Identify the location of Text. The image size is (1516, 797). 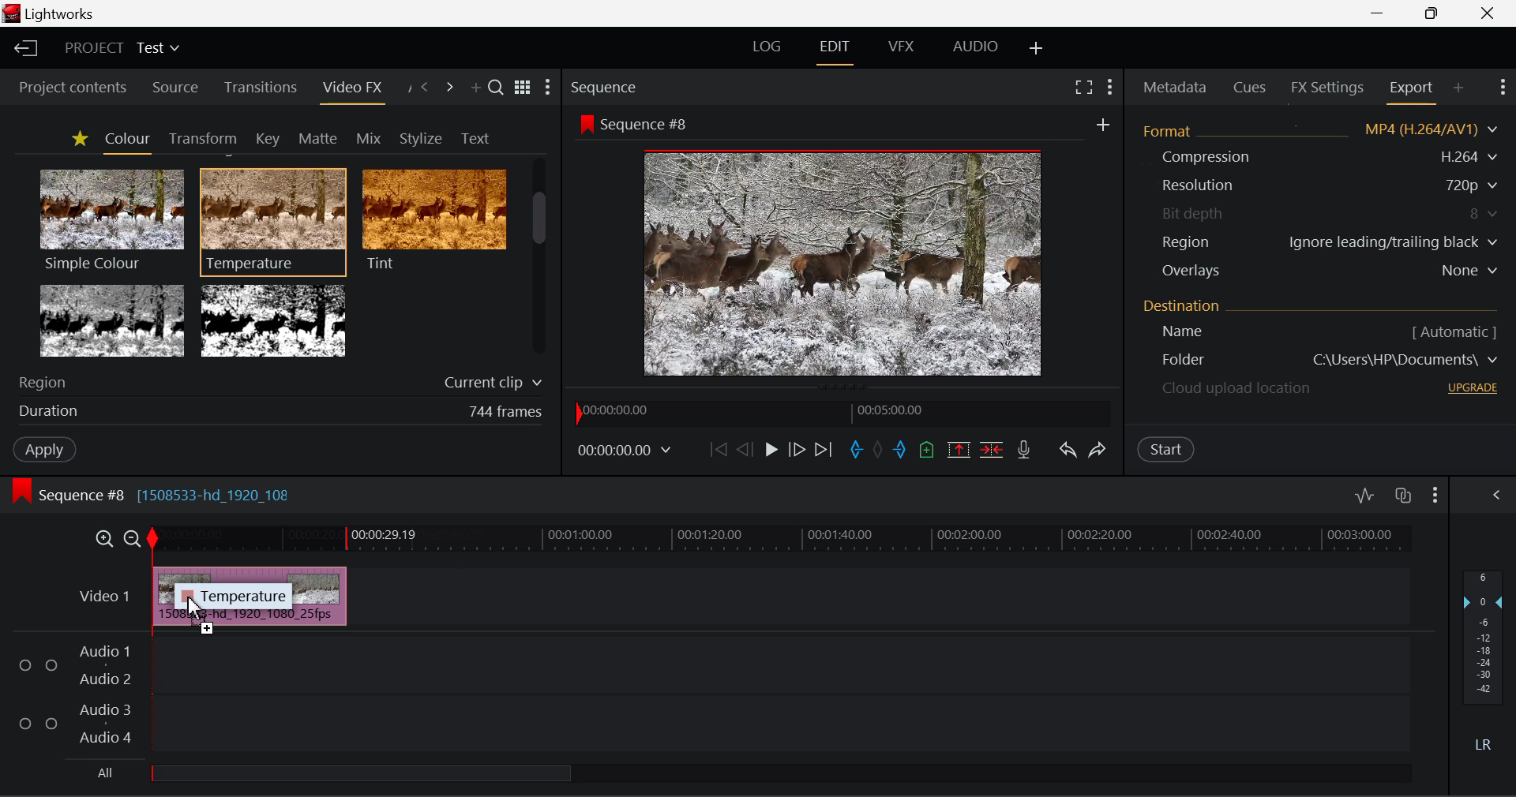
(472, 137).